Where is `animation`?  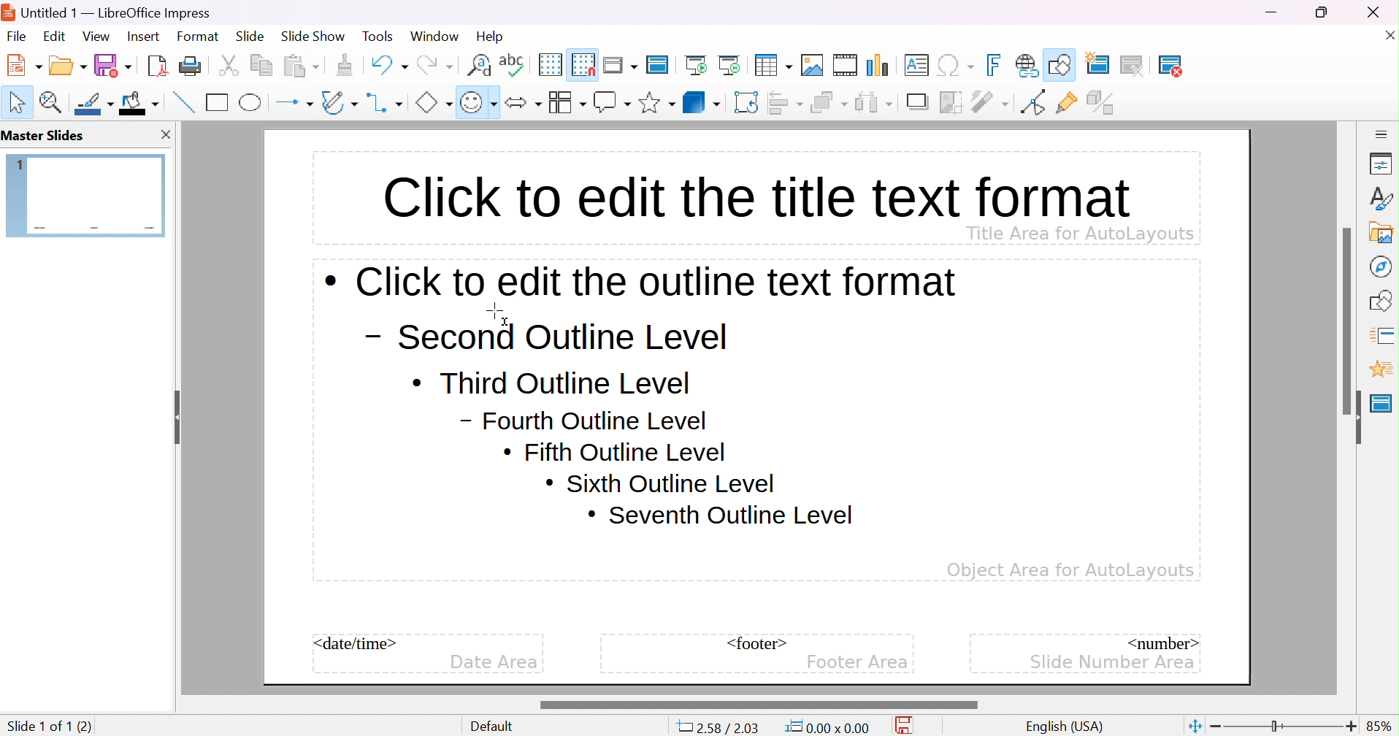 animation is located at coordinates (1381, 369).